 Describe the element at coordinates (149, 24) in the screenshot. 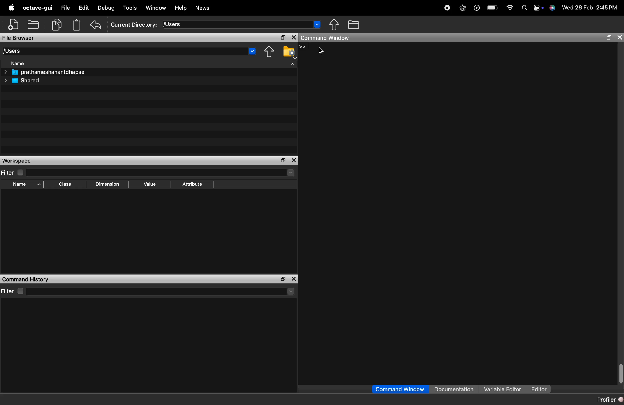

I see `Current Directory: [Users` at that location.